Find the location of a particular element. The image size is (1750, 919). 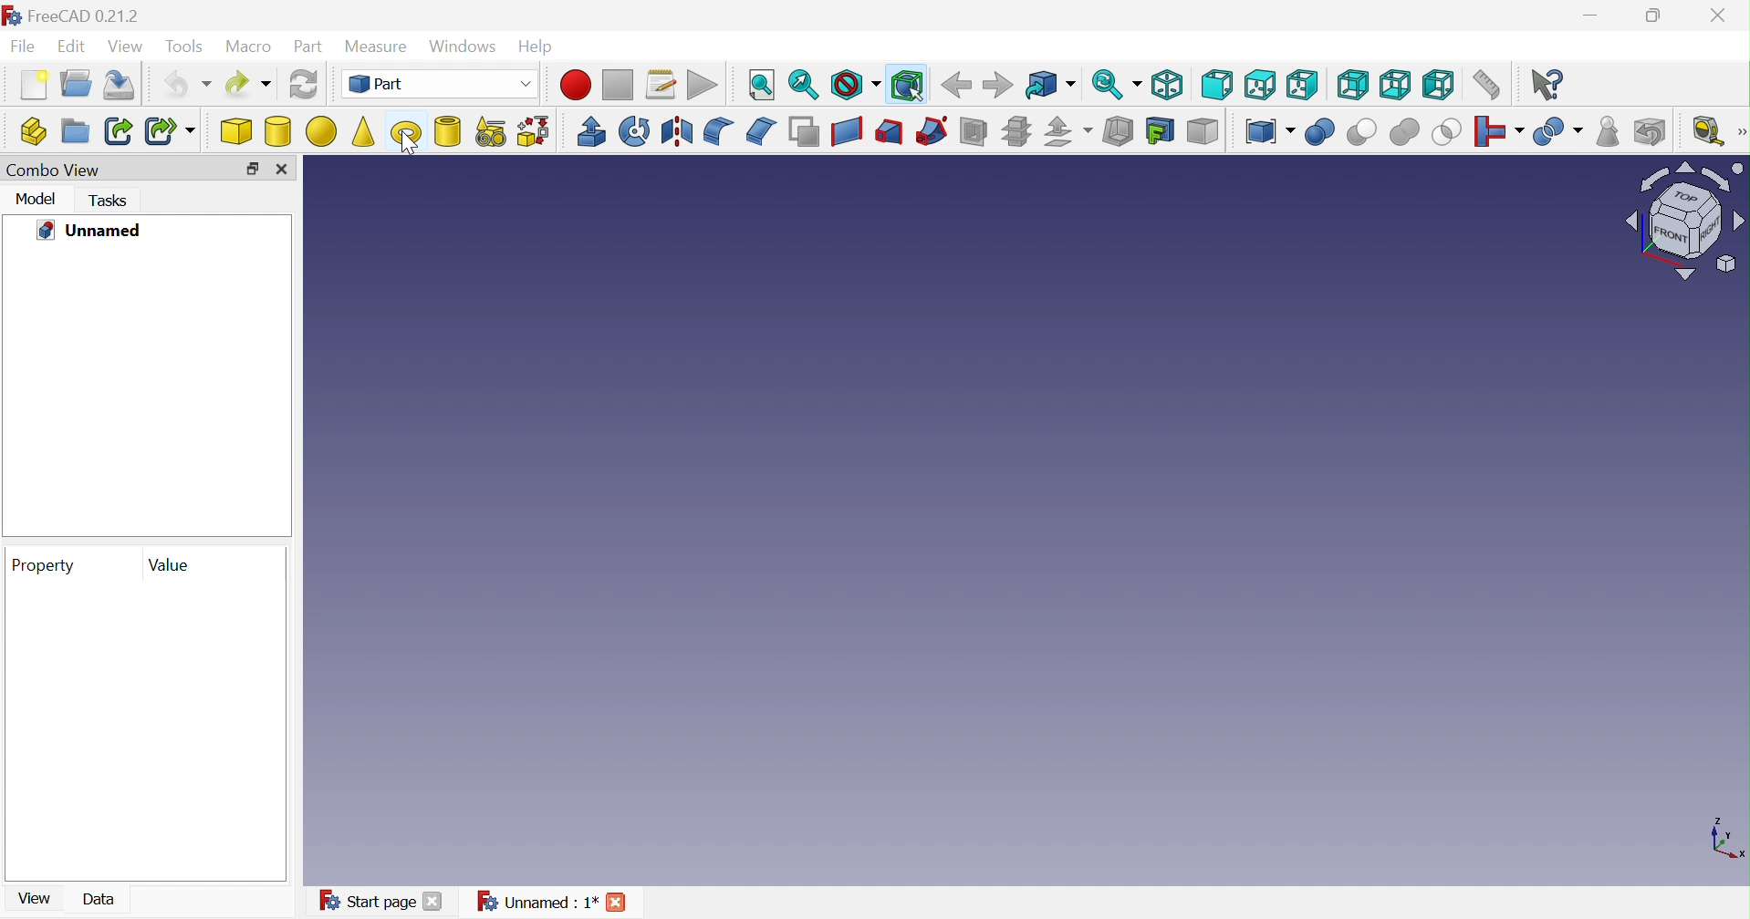

Boolean is located at coordinates (1319, 132).